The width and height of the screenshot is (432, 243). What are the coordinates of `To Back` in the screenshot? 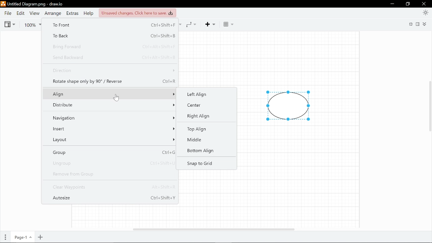 It's located at (110, 36).